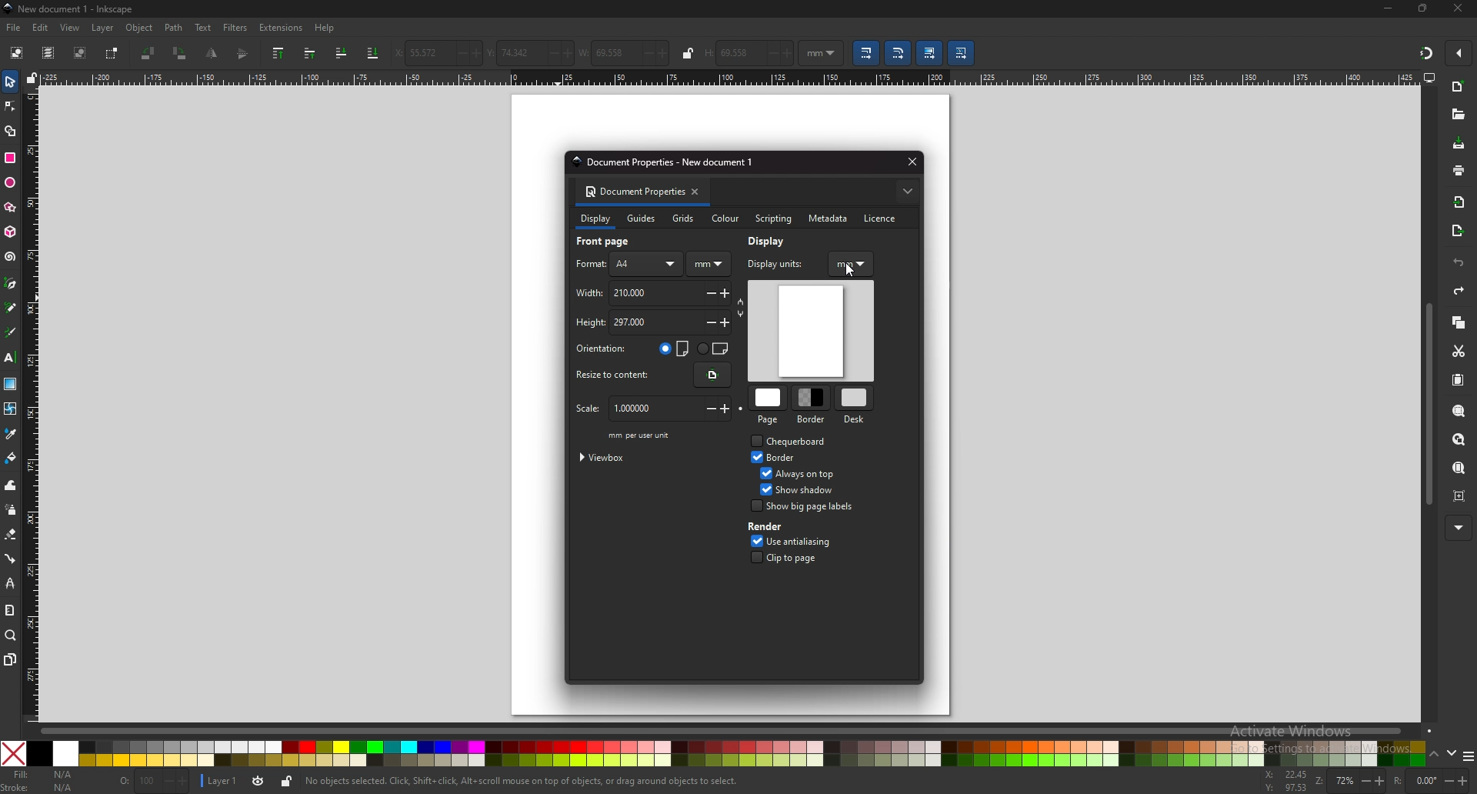 The height and width of the screenshot is (794, 1477). What do you see at coordinates (1445, 780) in the screenshot?
I see `-` at bounding box center [1445, 780].